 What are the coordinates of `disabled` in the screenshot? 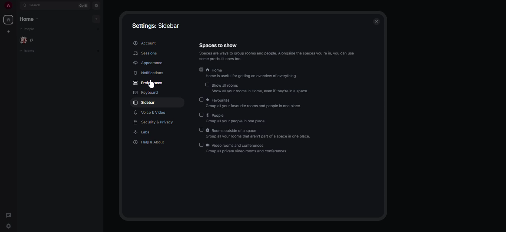 It's located at (201, 130).